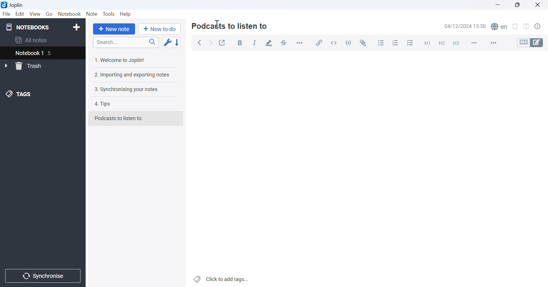 The width and height of the screenshot is (548, 287). What do you see at coordinates (20, 14) in the screenshot?
I see `Edit` at bounding box center [20, 14].